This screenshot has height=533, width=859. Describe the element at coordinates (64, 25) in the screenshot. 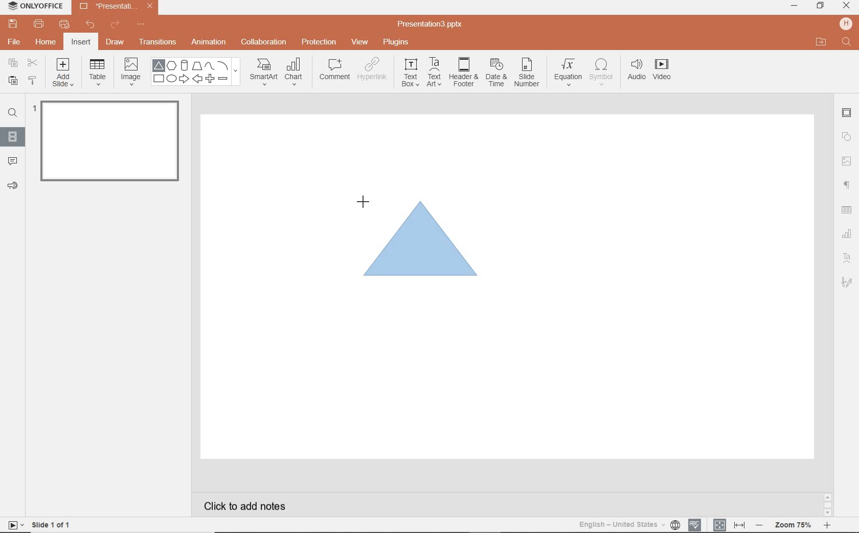

I see `QUICK PRINT` at that location.